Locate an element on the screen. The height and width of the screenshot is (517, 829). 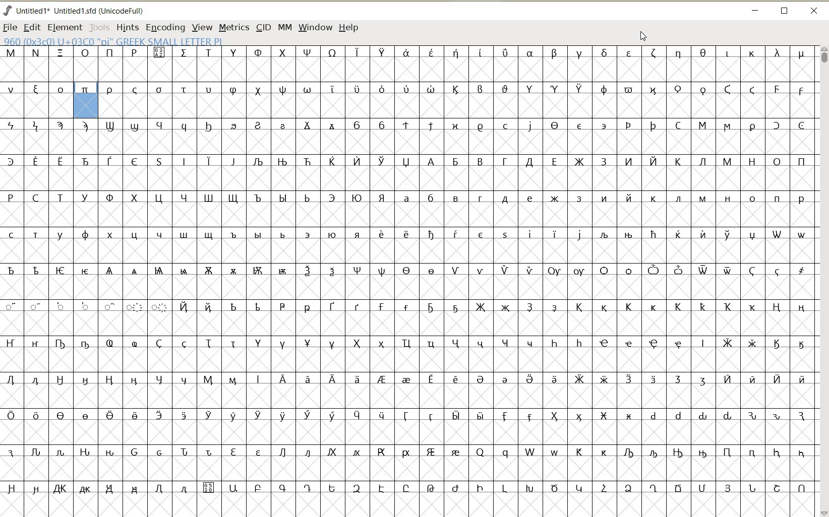
EDIT is located at coordinates (32, 27).